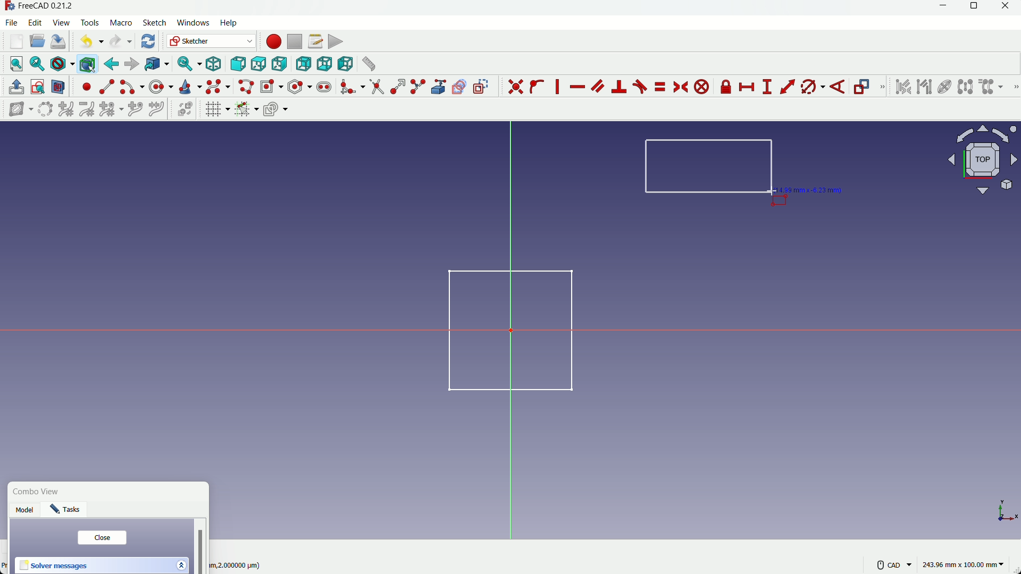 The image size is (1021, 574). Describe the element at coordinates (87, 64) in the screenshot. I see `bounding box` at that location.